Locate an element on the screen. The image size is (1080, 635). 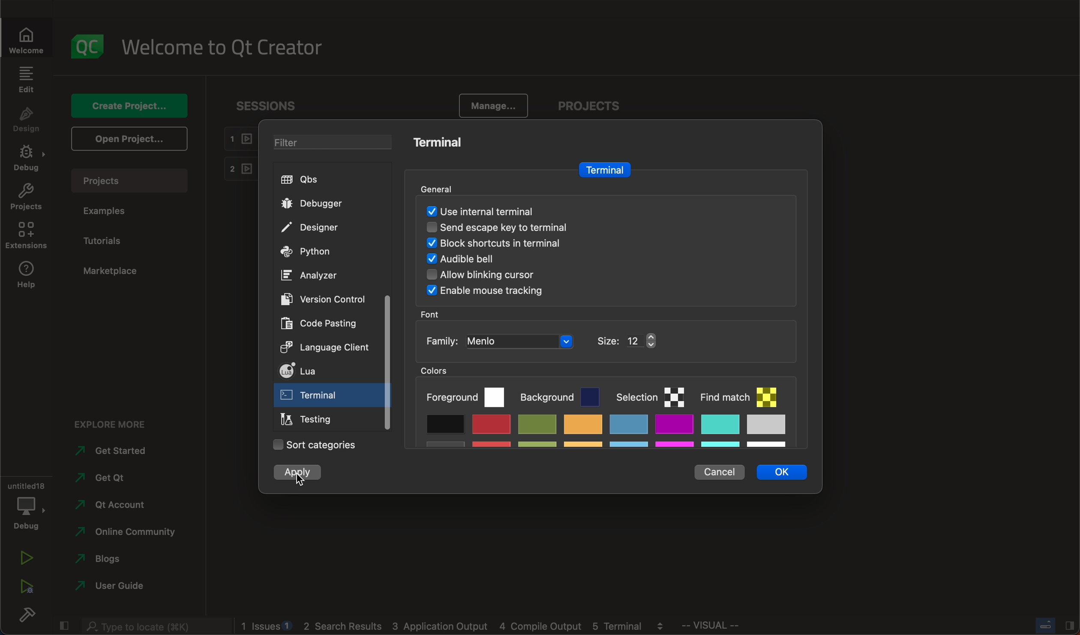
cancel is located at coordinates (718, 471).